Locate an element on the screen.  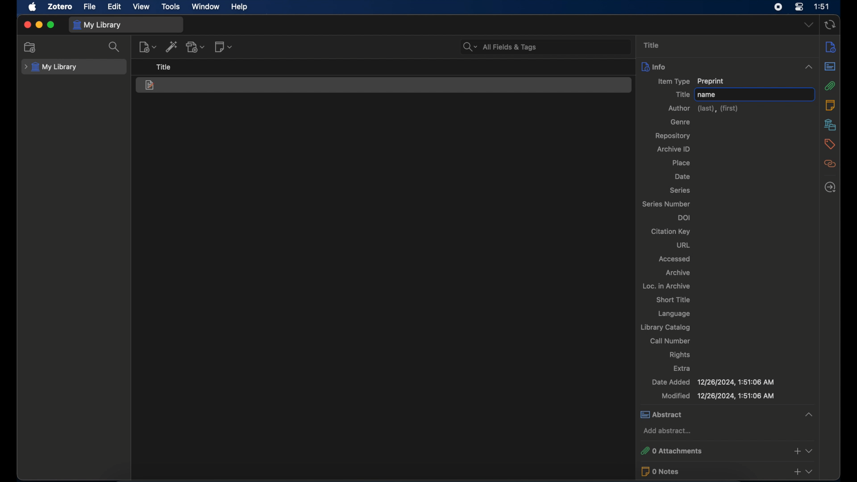
title is located at coordinates (681, 94).